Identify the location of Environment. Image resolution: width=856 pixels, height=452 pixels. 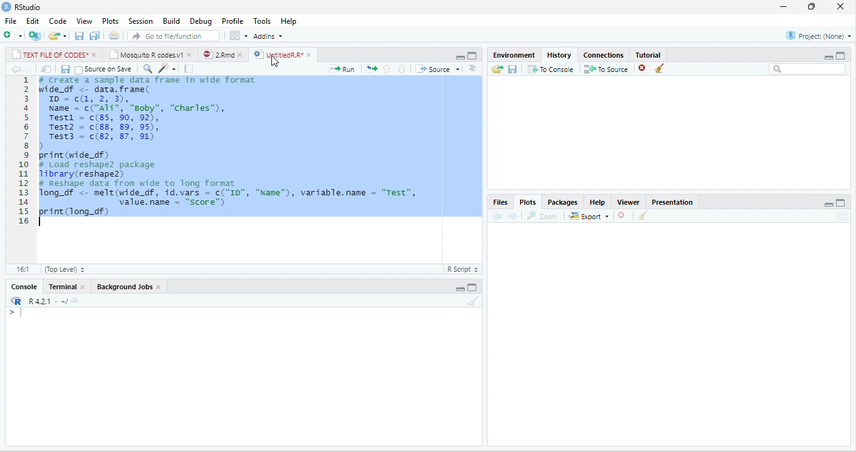
(513, 55).